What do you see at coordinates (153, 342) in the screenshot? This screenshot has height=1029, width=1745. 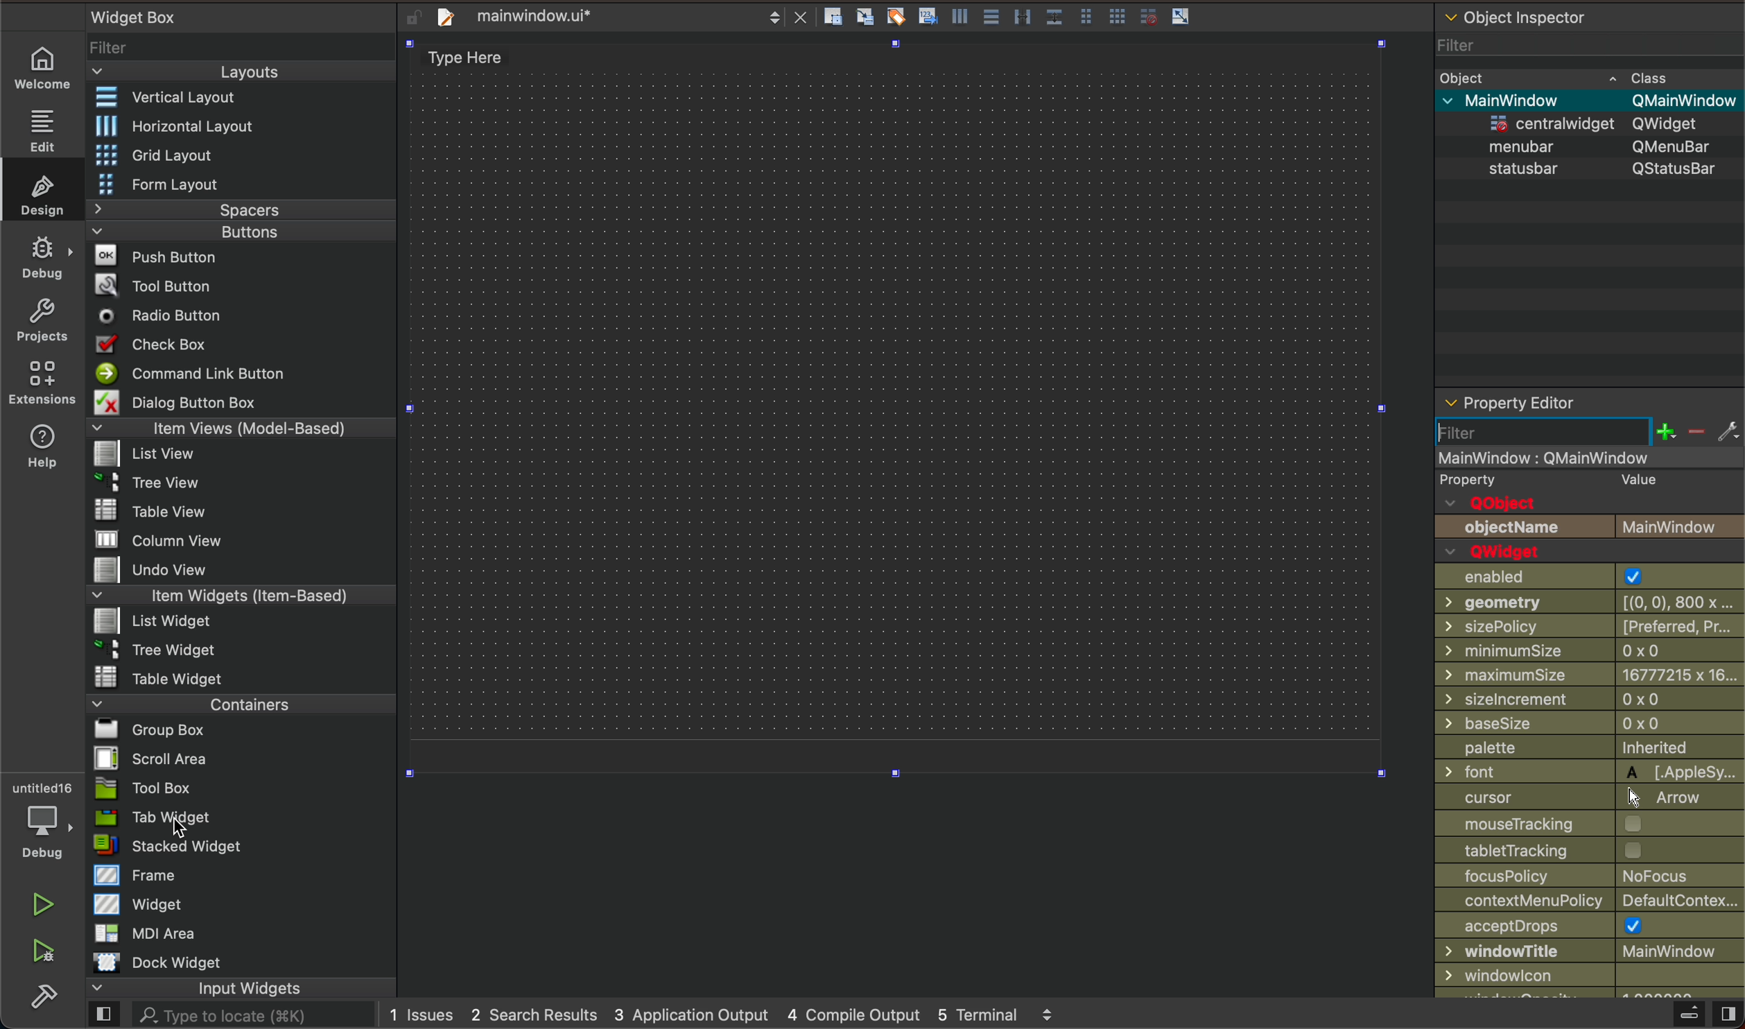 I see `Check Box` at bounding box center [153, 342].